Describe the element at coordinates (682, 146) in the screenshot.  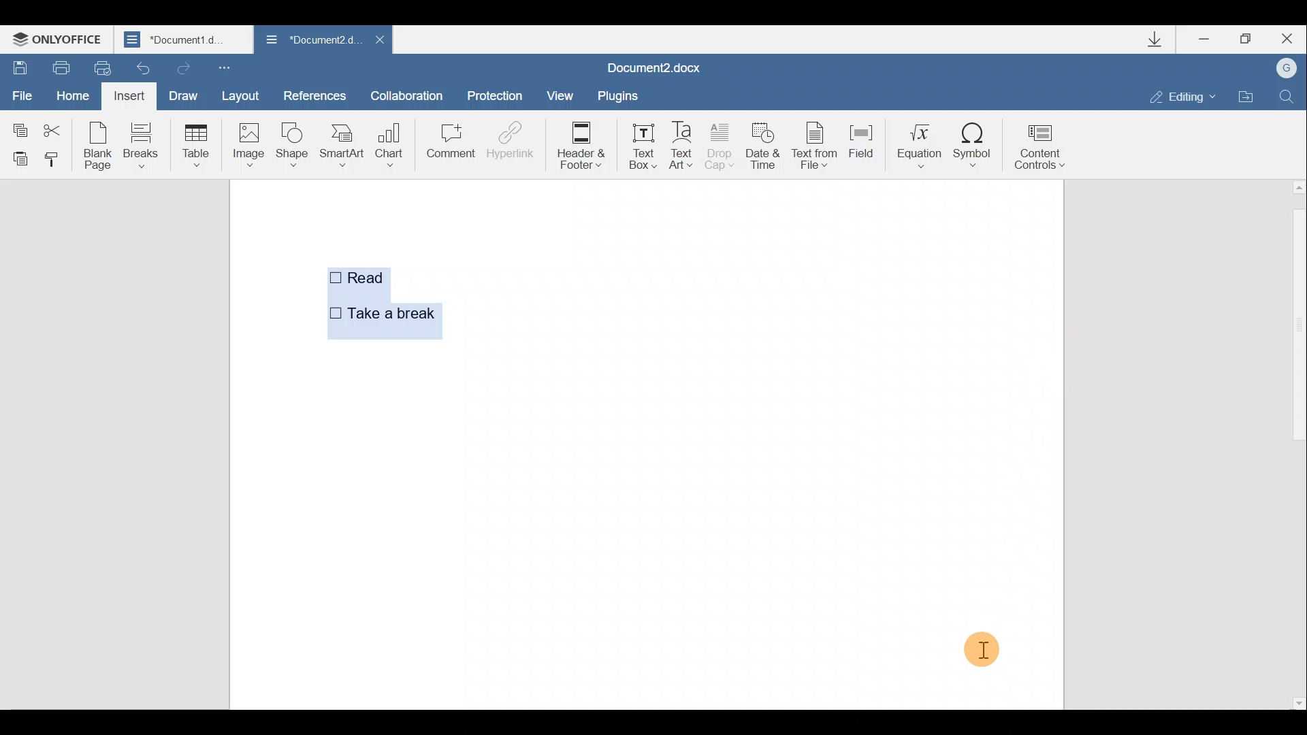
I see `Text Art` at that location.